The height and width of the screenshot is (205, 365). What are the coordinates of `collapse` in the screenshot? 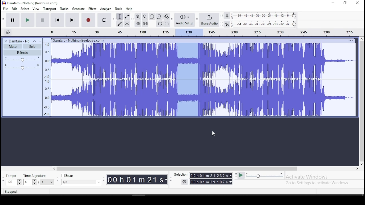 It's located at (34, 41).